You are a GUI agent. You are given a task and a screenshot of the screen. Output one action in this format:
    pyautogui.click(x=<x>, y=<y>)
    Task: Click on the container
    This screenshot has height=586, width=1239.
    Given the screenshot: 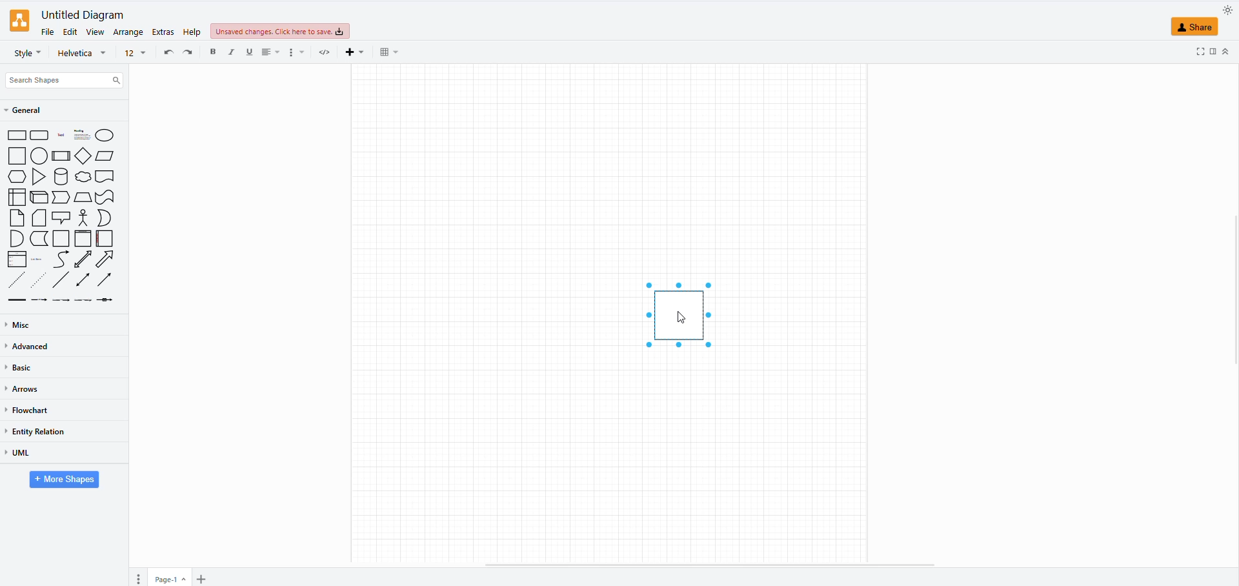 What is the action you would take?
    pyautogui.click(x=62, y=239)
    